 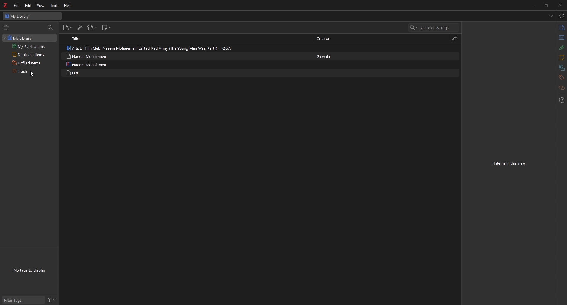 I want to click on tags to display, so click(x=31, y=270).